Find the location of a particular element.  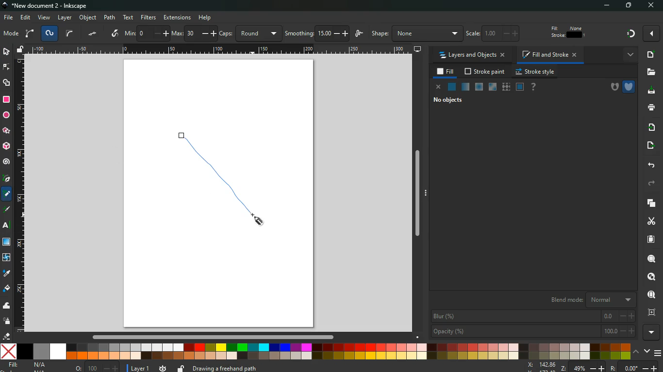

desktop is located at coordinates (417, 49).